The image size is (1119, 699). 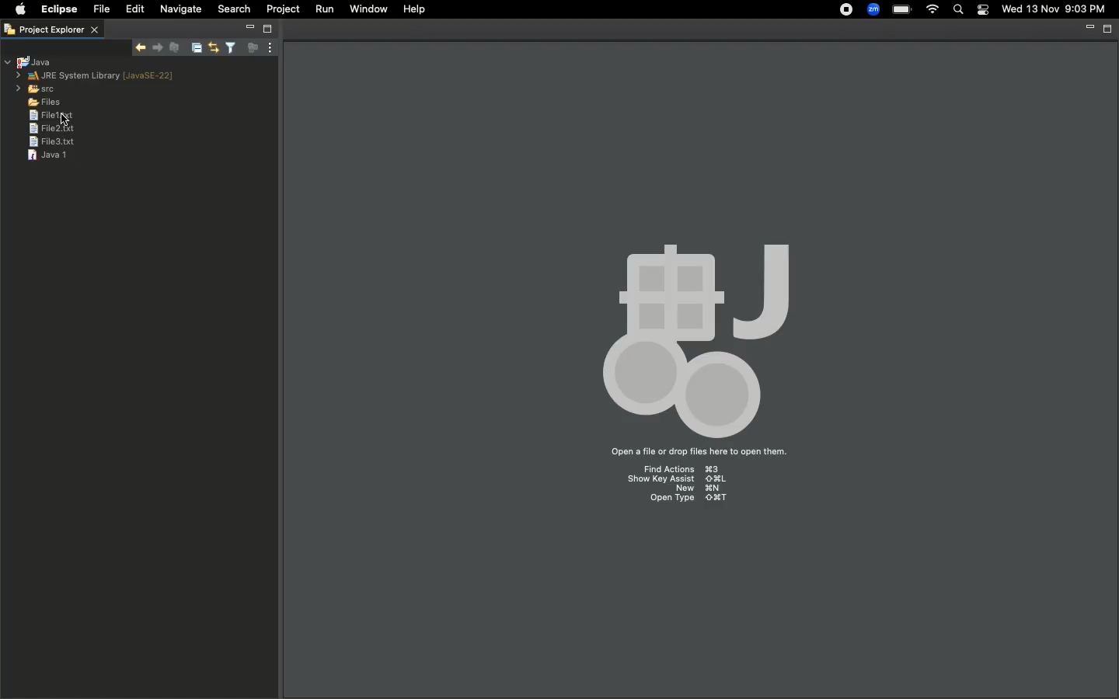 What do you see at coordinates (64, 116) in the screenshot?
I see `Cursor` at bounding box center [64, 116].